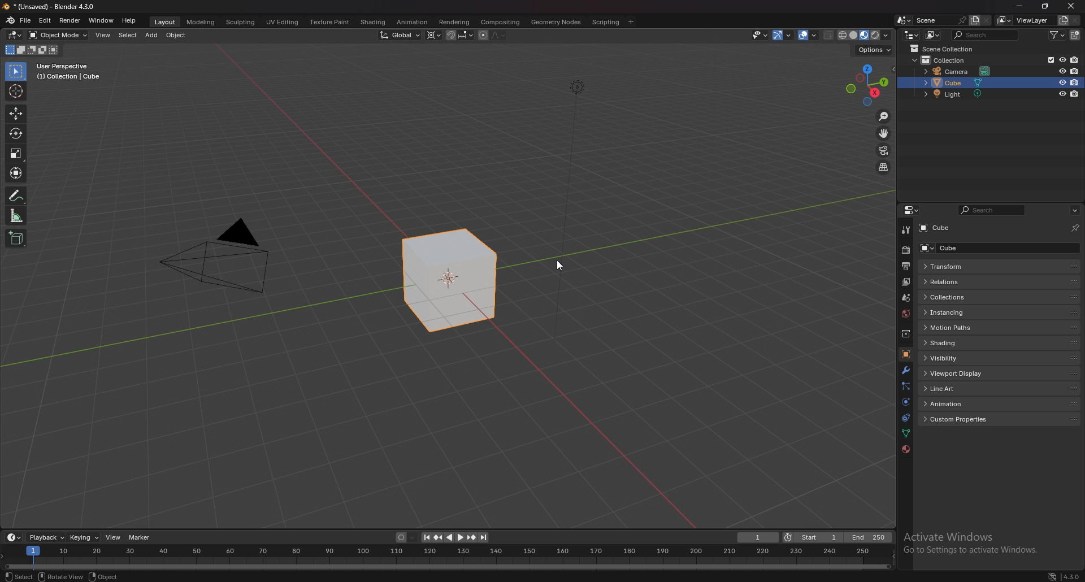 The height and width of the screenshot is (582, 1085). What do you see at coordinates (1076, 227) in the screenshot?
I see `toggle pin id` at bounding box center [1076, 227].